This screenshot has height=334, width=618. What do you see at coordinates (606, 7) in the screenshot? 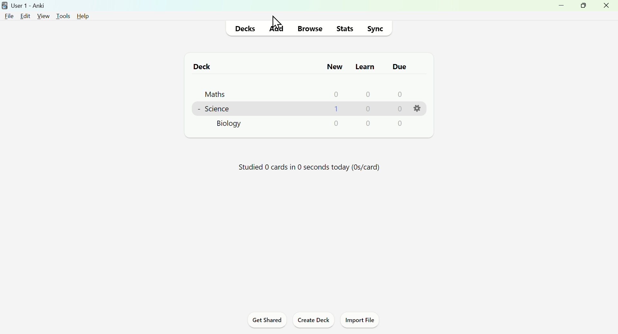
I see `close` at bounding box center [606, 7].